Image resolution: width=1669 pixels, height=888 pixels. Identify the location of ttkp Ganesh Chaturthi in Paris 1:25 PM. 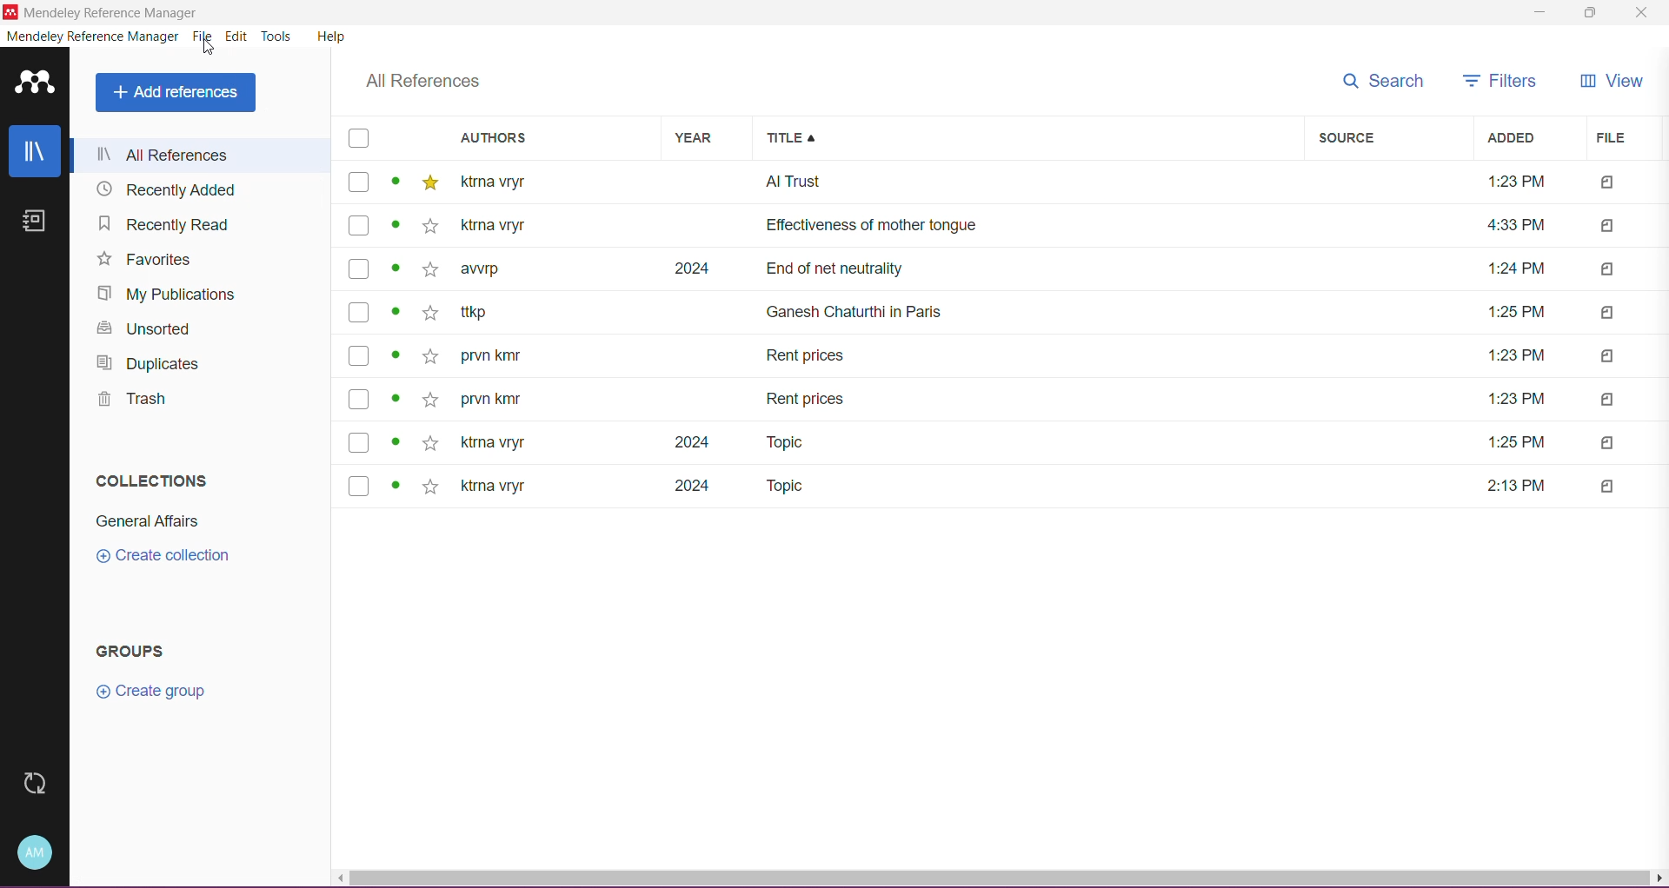
(1007, 314).